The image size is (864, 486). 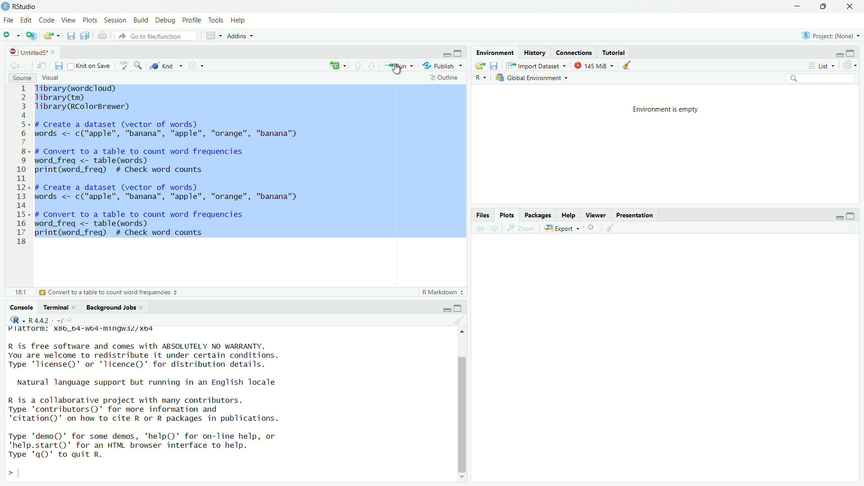 I want to click on 145 MiB , so click(x=594, y=67).